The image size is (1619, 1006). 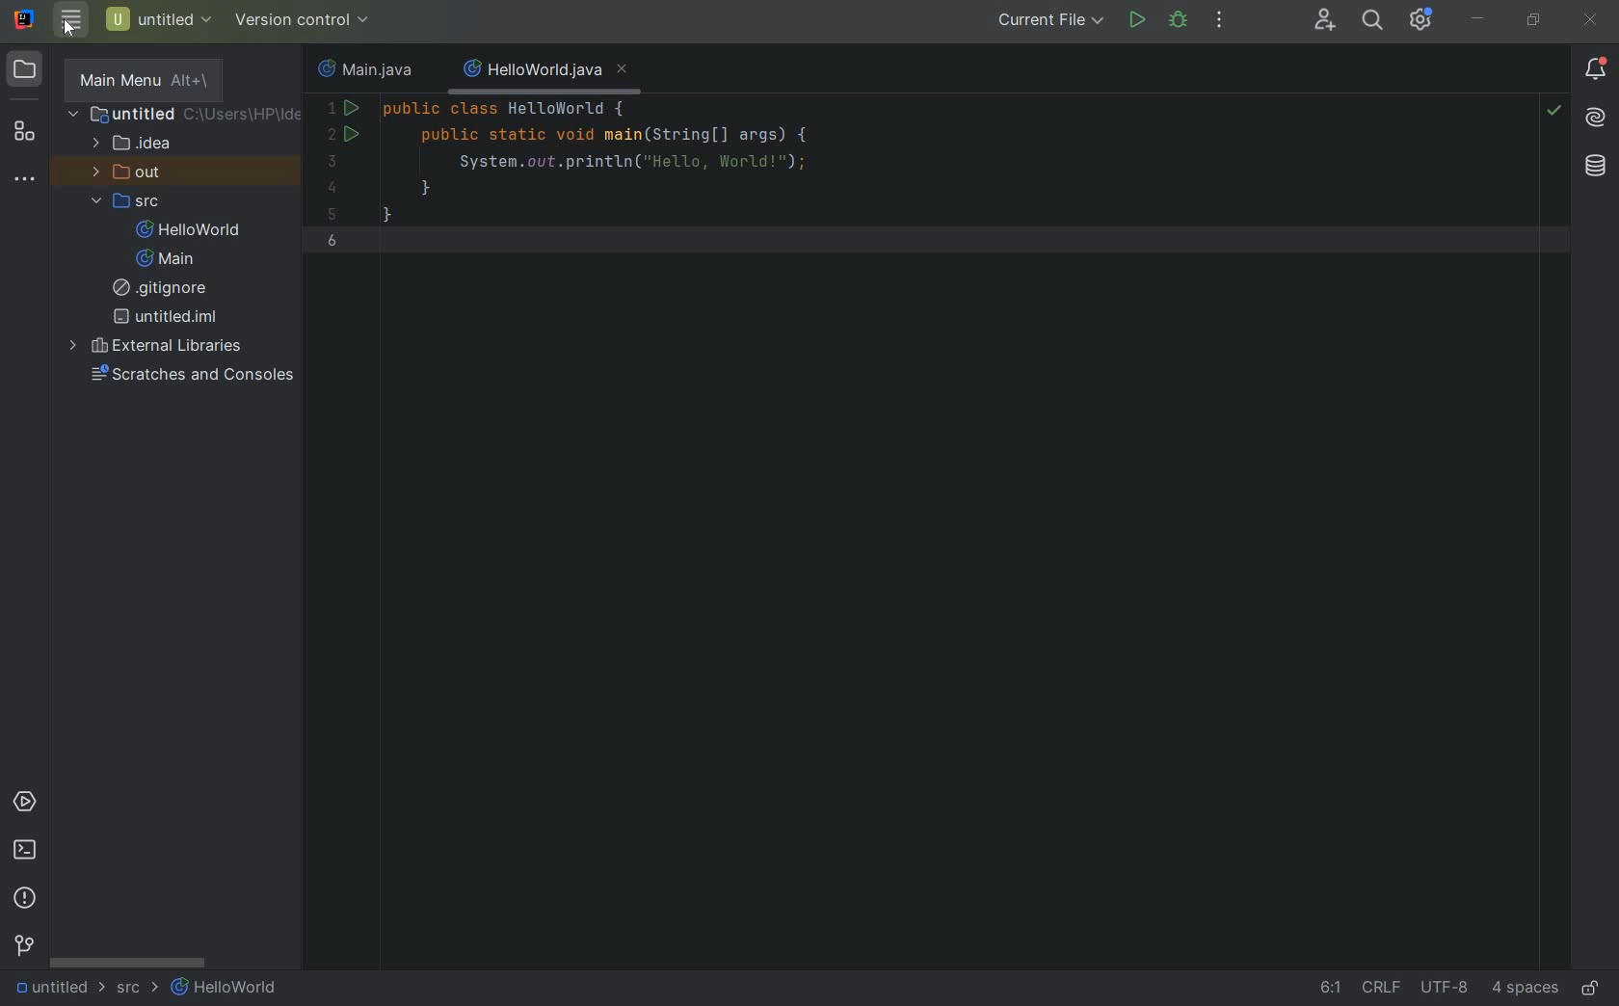 I want to click on EXTERNAL LIBRARIES, so click(x=182, y=345).